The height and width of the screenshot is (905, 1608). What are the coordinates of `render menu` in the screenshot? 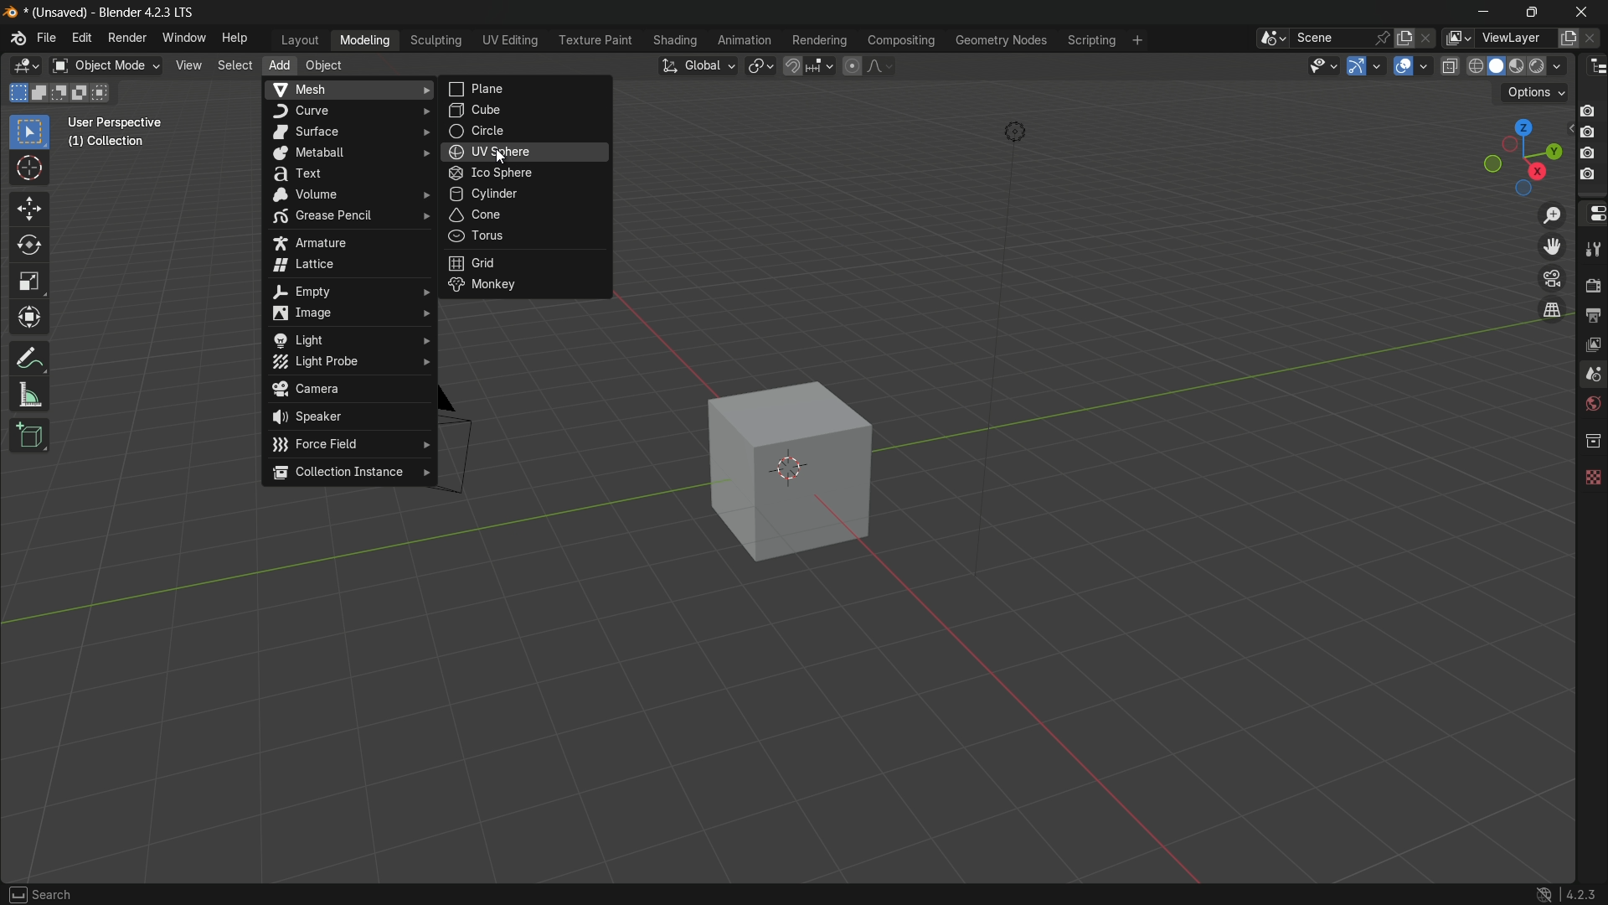 It's located at (126, 39).